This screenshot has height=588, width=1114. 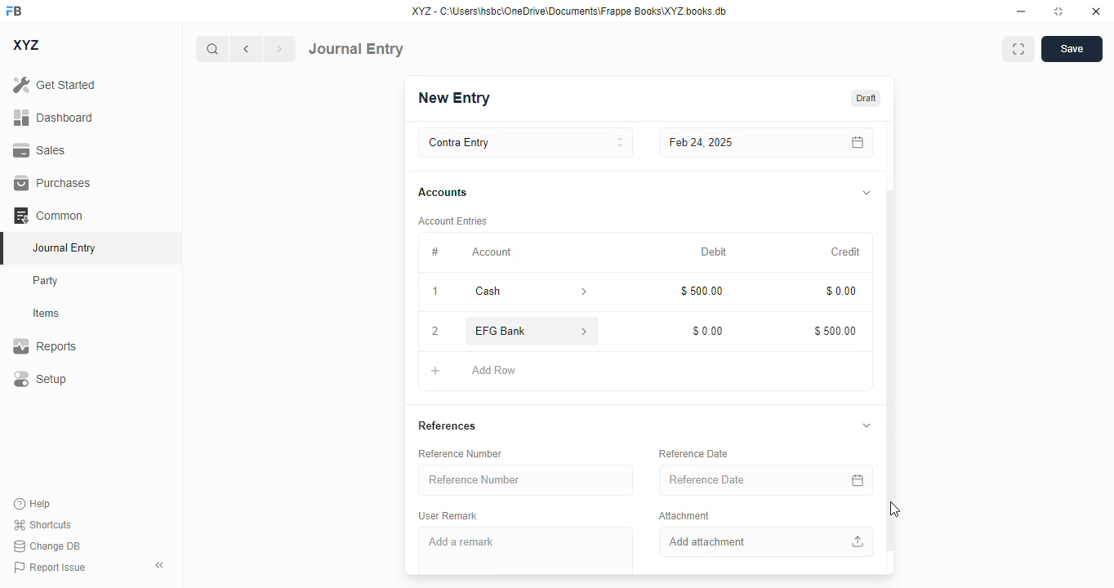 What do you see at coordinates (867, 194) in the screenshot?
I see `toggle expand/collapse` at bounding box center [867, 194].